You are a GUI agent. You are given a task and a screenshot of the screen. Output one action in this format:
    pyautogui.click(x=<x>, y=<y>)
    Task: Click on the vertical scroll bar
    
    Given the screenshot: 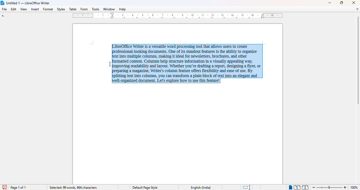 What is the action you would take?
    pyautogui.click(x=358, y=60)
    